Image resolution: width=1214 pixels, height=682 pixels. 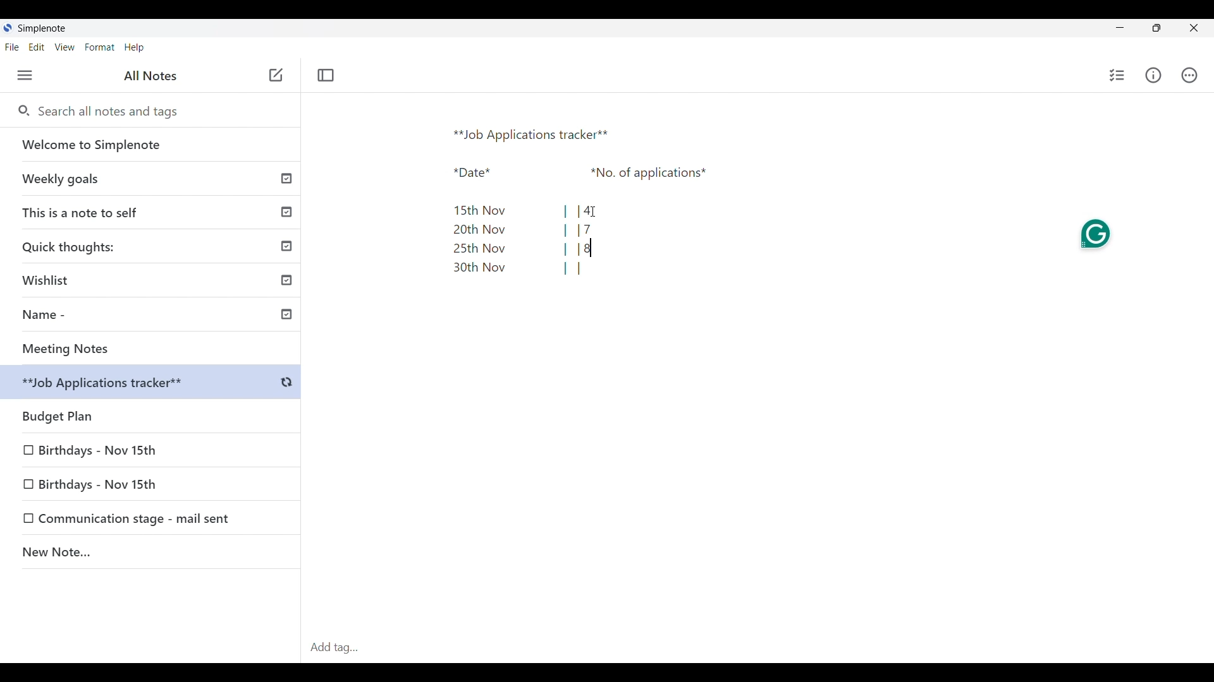 What do you see at coordinates (1154, 75) in the screenshot?
I see `Info` at bounding box center [1154, 75].